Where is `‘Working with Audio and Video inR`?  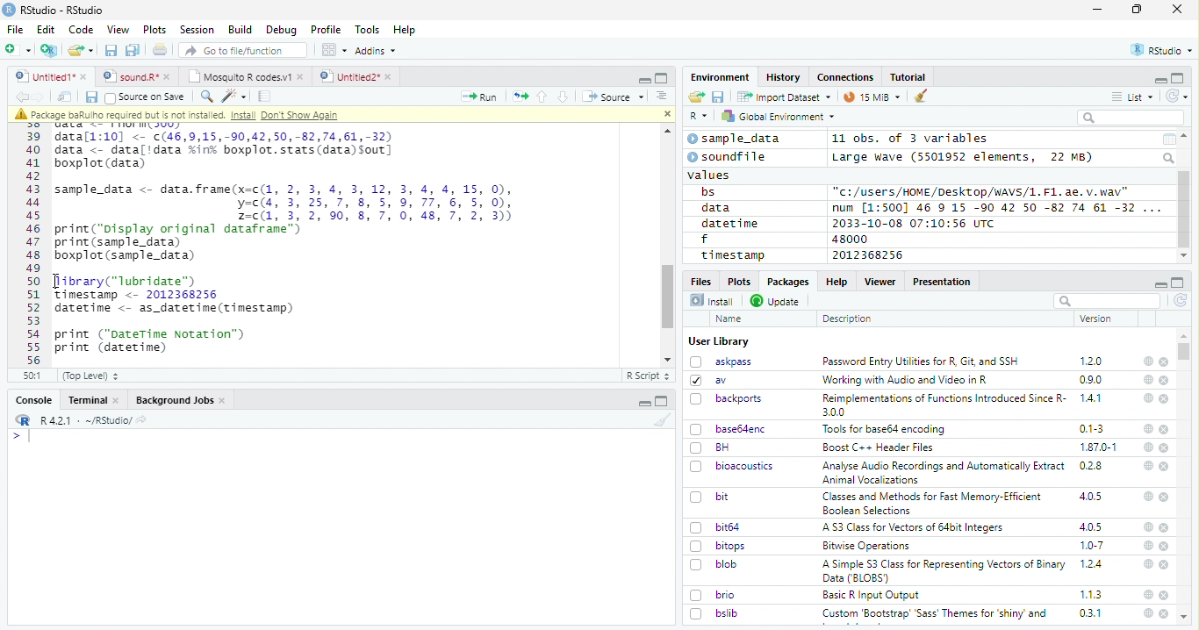
‘Working with Audio and Video inR is located at coordinates (907, 380).